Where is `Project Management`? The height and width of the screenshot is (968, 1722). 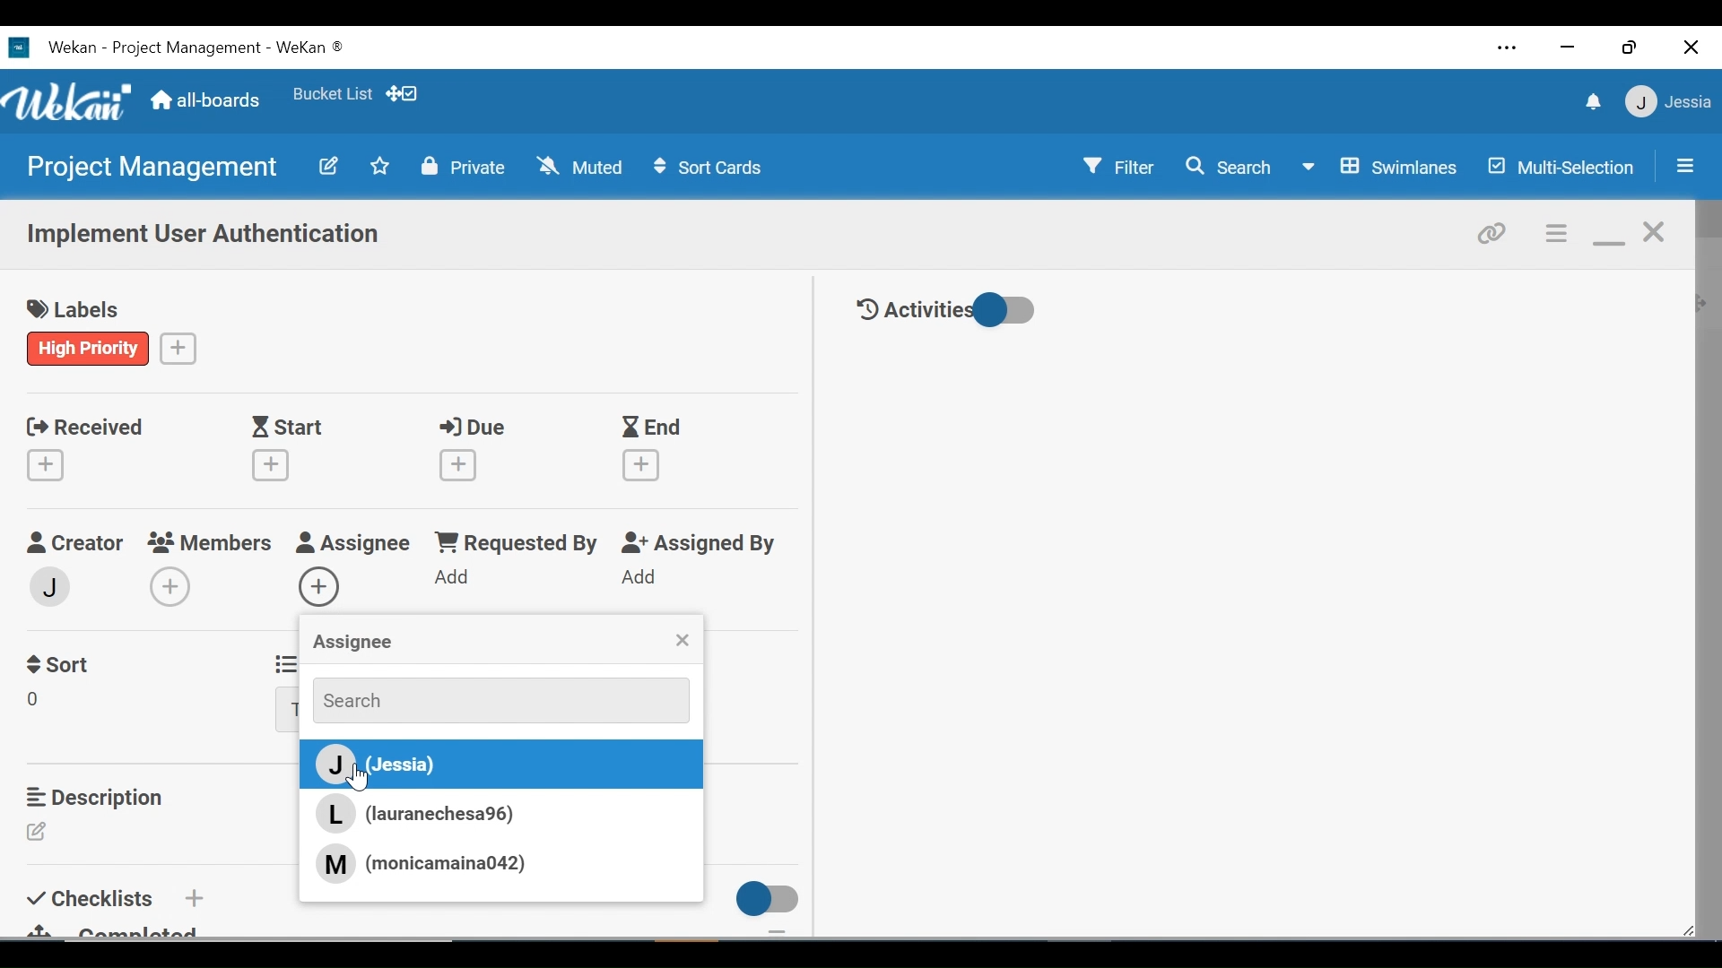
Project Management is located at coordinates (149, 168).